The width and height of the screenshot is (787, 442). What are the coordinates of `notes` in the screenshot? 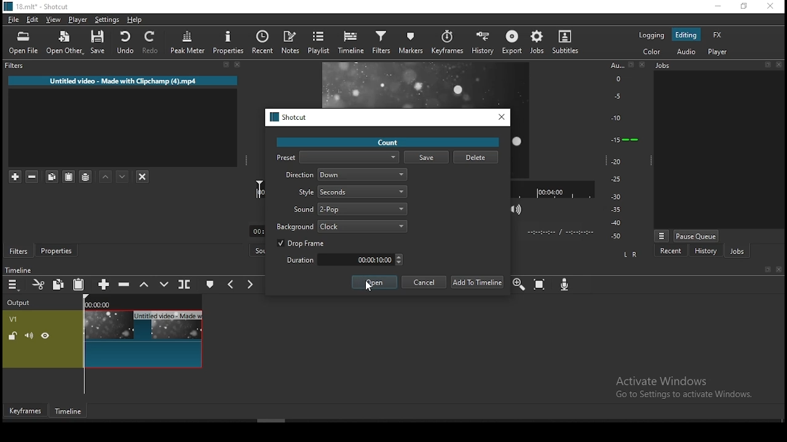 It's located at (293, 41).